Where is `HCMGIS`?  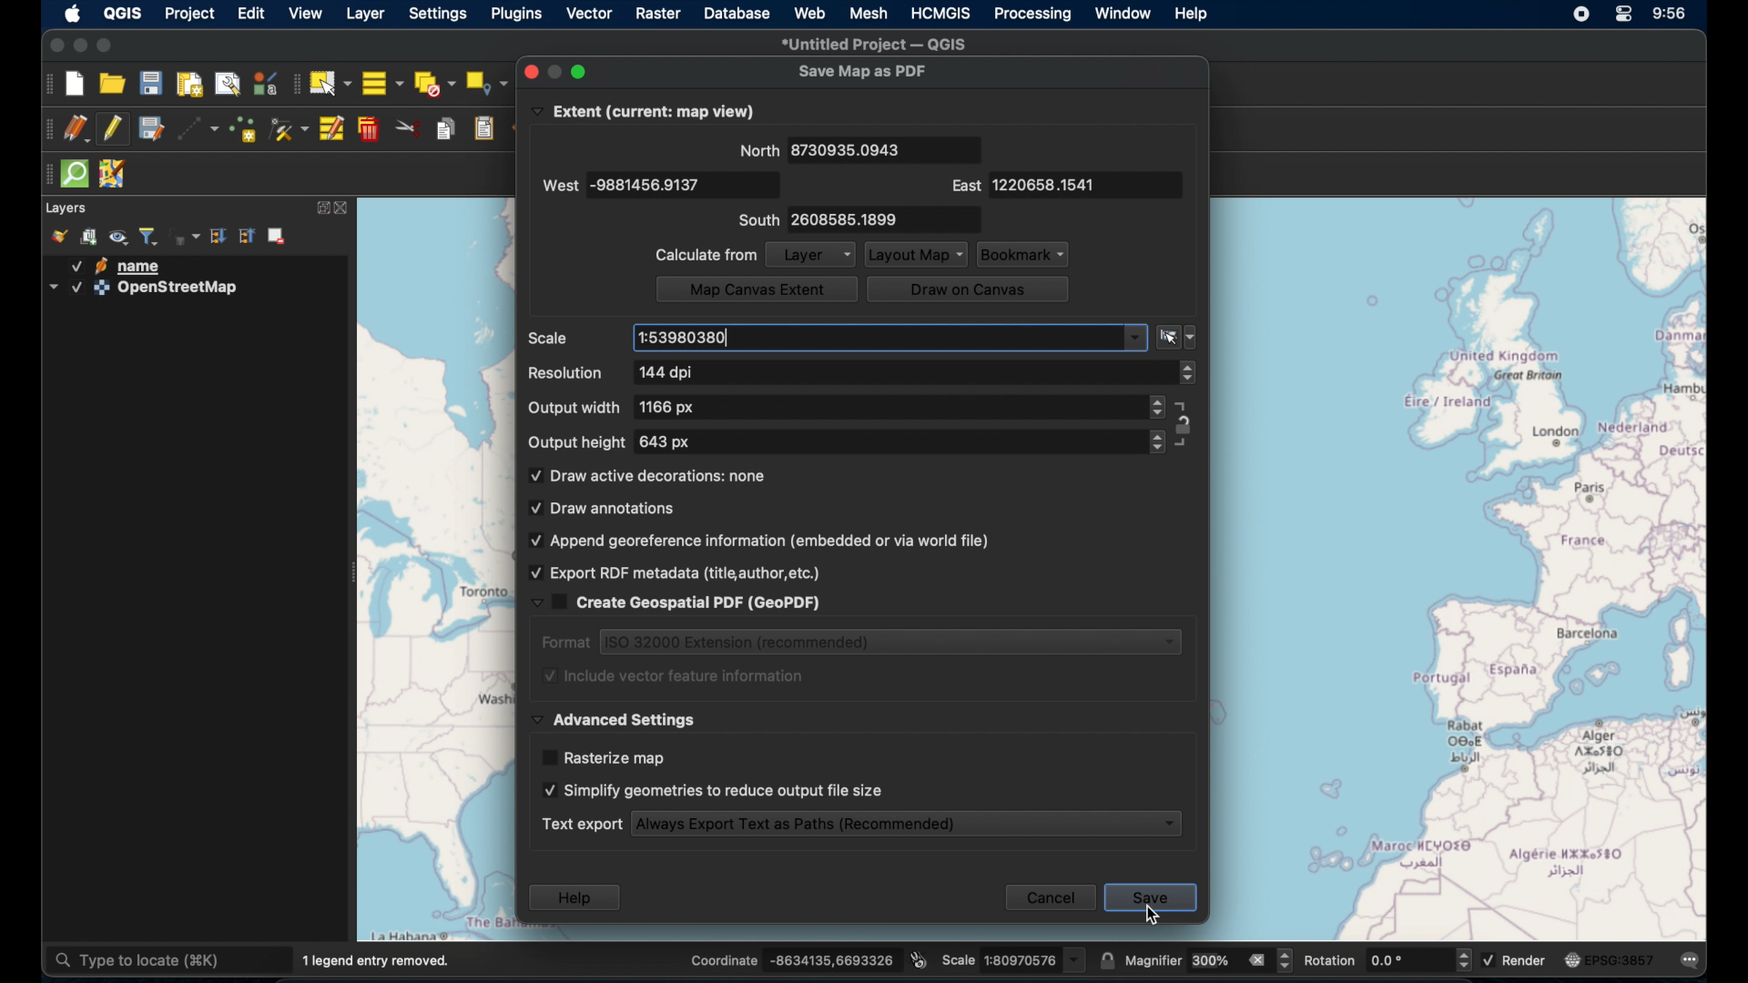 HCMGIS is located at coordinates (940, 13).